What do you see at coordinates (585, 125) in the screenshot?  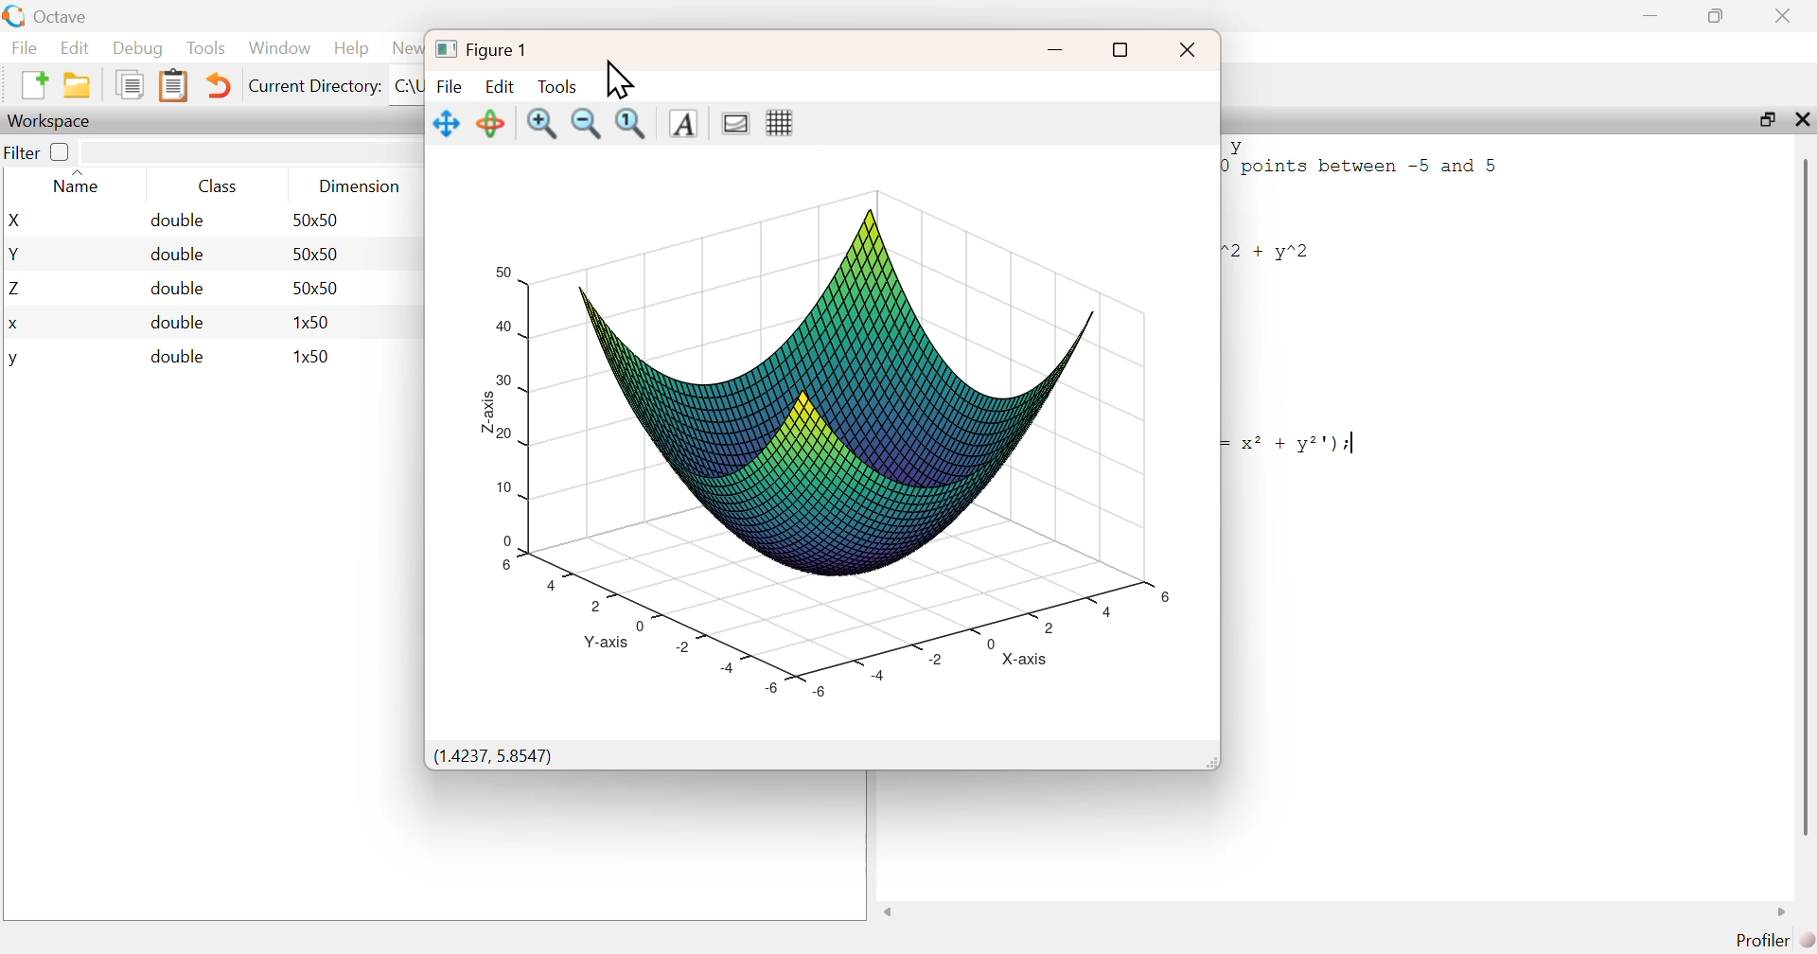 I see `Zoom out` at bounding box center [585, 125].